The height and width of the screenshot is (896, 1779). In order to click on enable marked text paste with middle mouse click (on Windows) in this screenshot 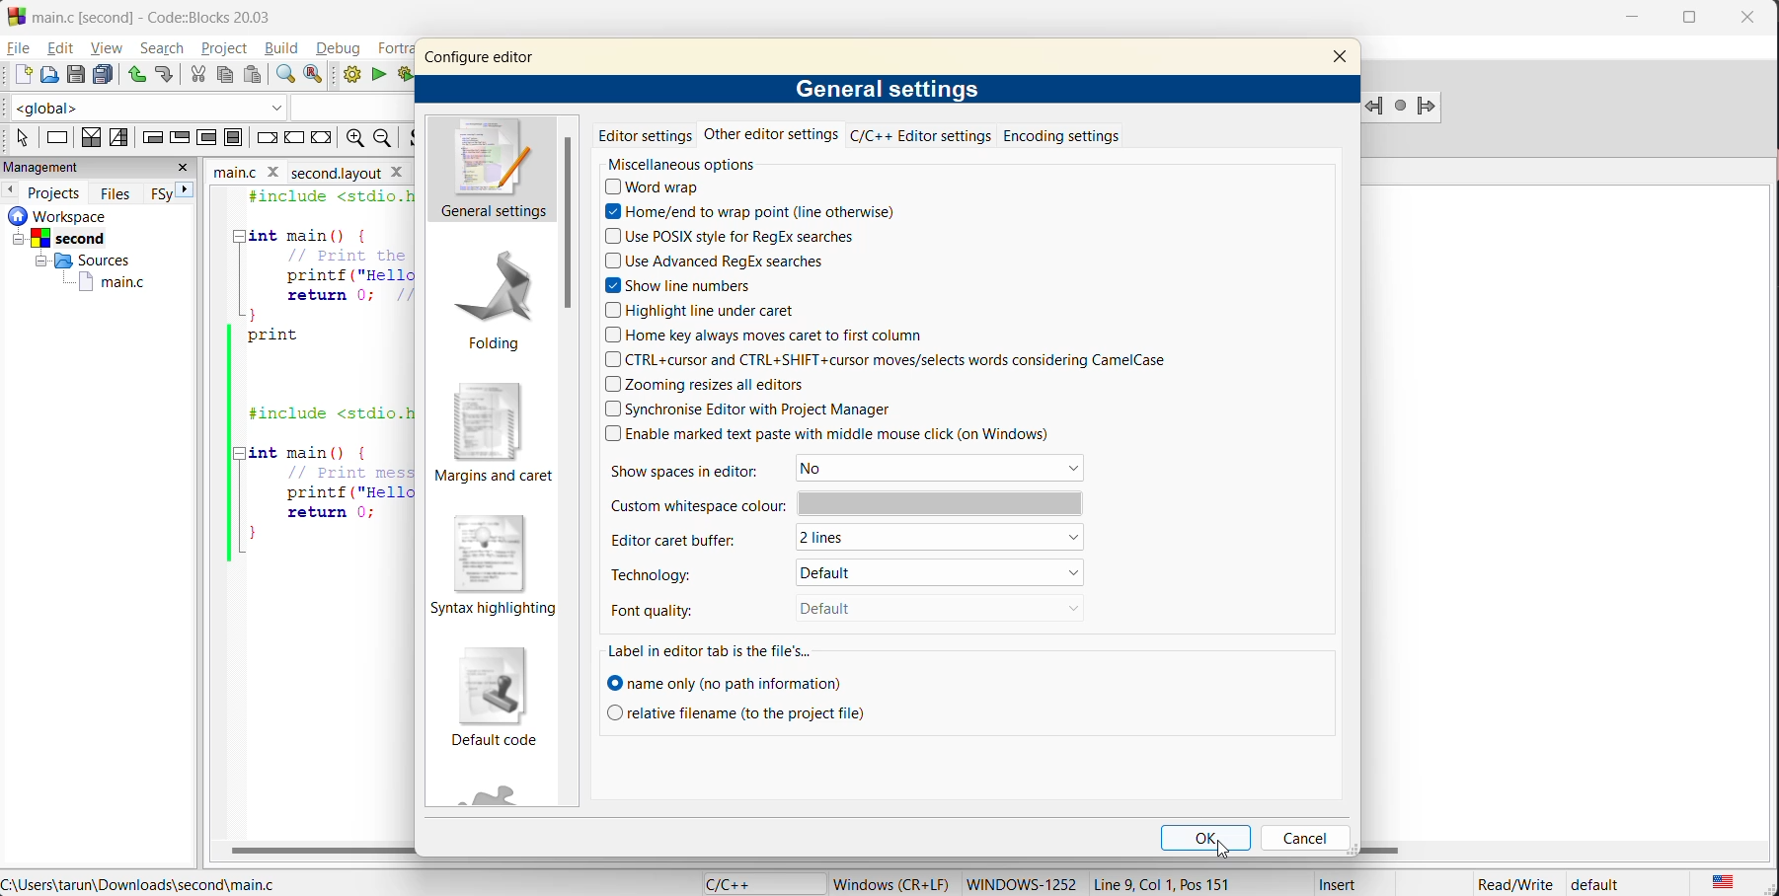, I will do `click(832, 433)`.